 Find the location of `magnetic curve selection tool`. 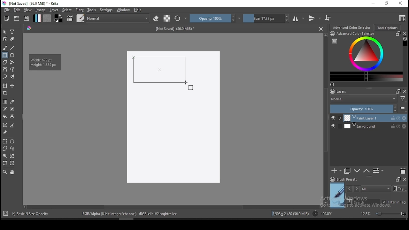

magnetic curve selection tool is located at coordinates (12, 163).